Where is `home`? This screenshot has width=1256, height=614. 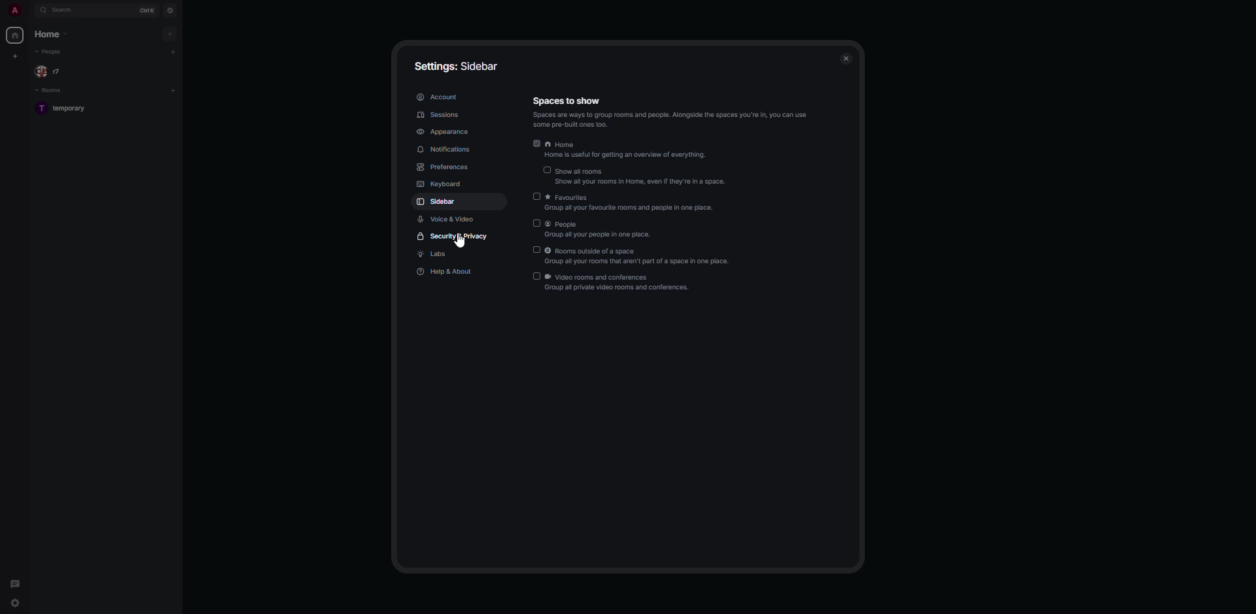
home is located at coordinates (621, 145).